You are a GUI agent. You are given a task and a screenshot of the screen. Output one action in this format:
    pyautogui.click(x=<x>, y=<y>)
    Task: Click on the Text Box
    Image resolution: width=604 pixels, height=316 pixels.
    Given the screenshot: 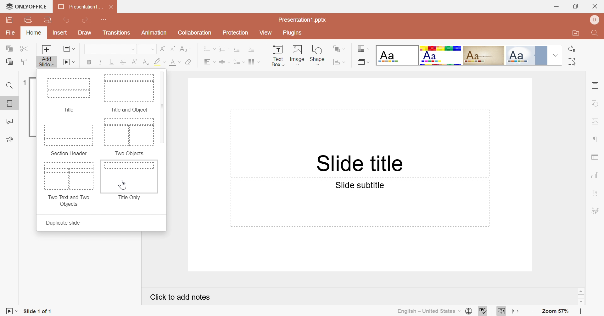 What is the action you would take?
    pyautogui.click(x=278, y=56)
    